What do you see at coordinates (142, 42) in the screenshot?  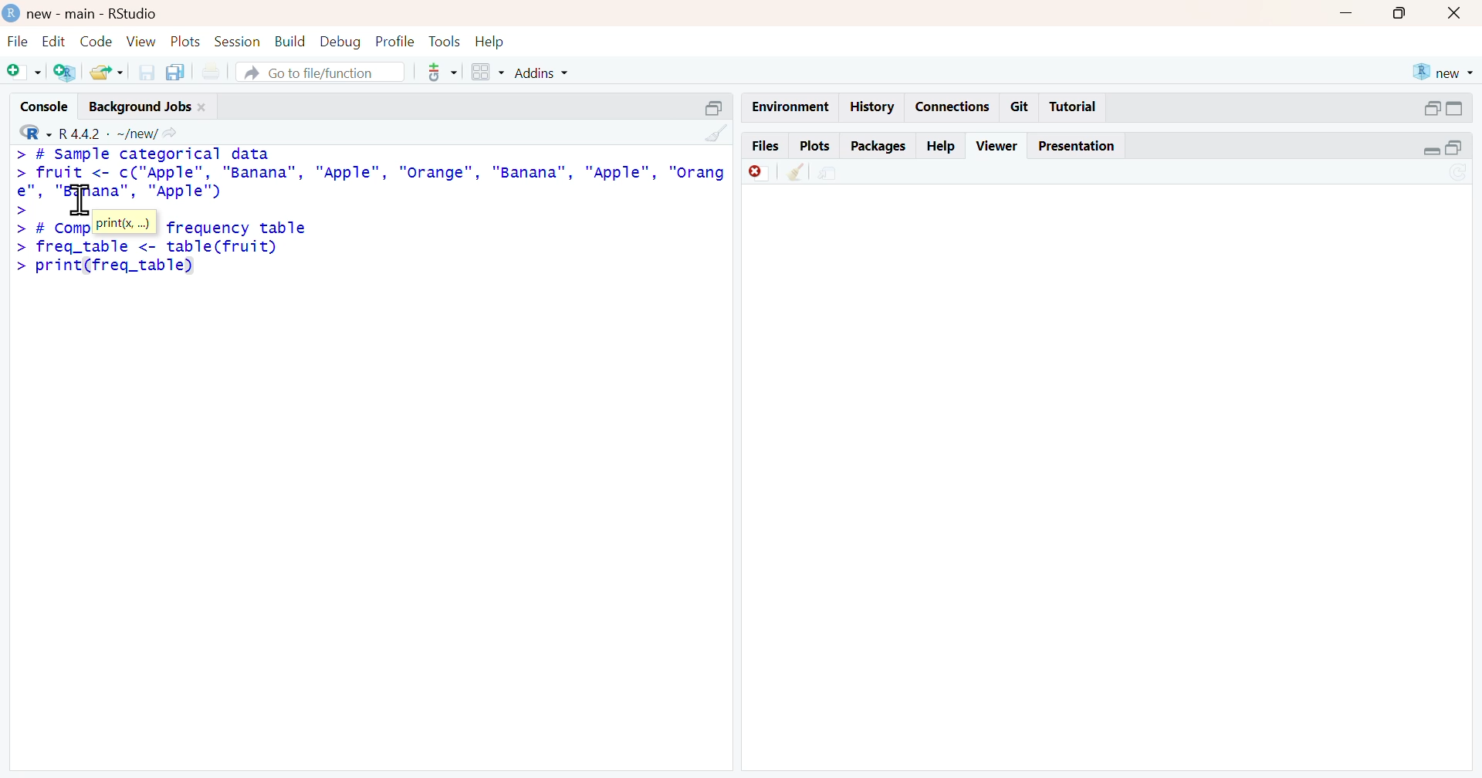 I see `view` at bounding box center [142, 42].